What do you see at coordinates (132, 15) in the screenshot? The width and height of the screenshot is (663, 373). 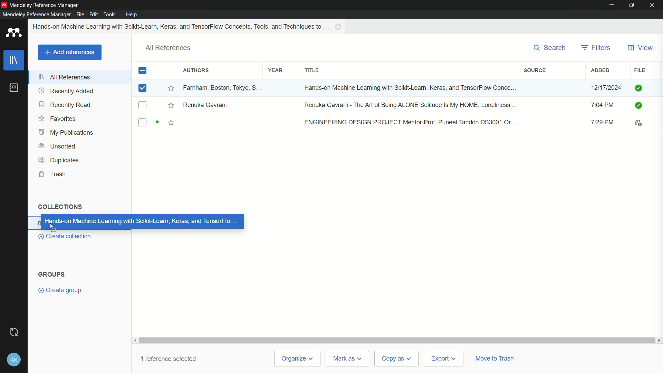 I see `help menu` at bounding box center [132, 15].